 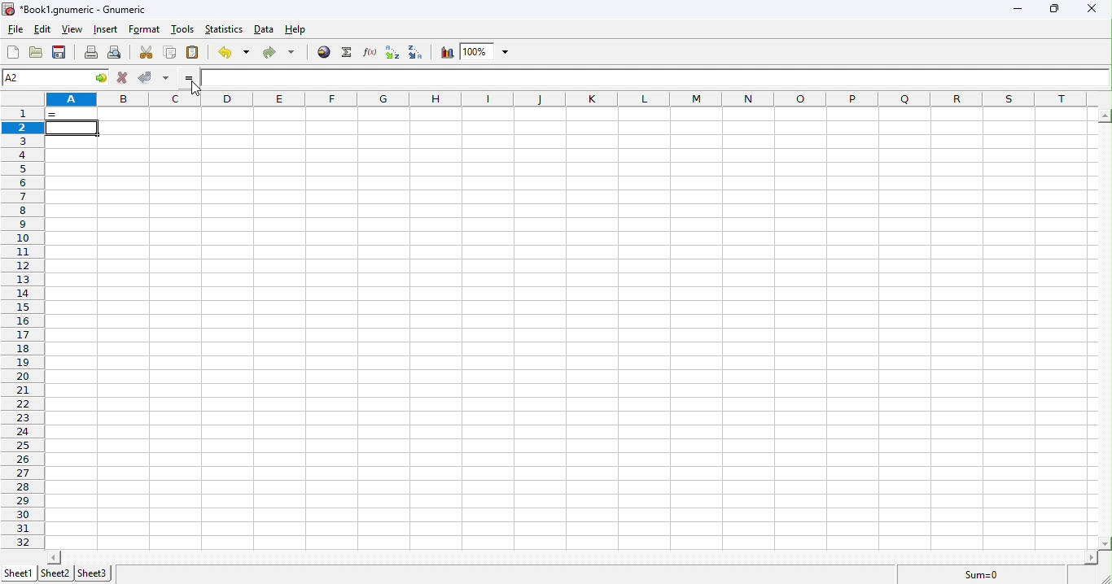 What do you see at coordinates (417, 53) in the screenshot?
I see `sort descending` at bounding box center [417, 53].